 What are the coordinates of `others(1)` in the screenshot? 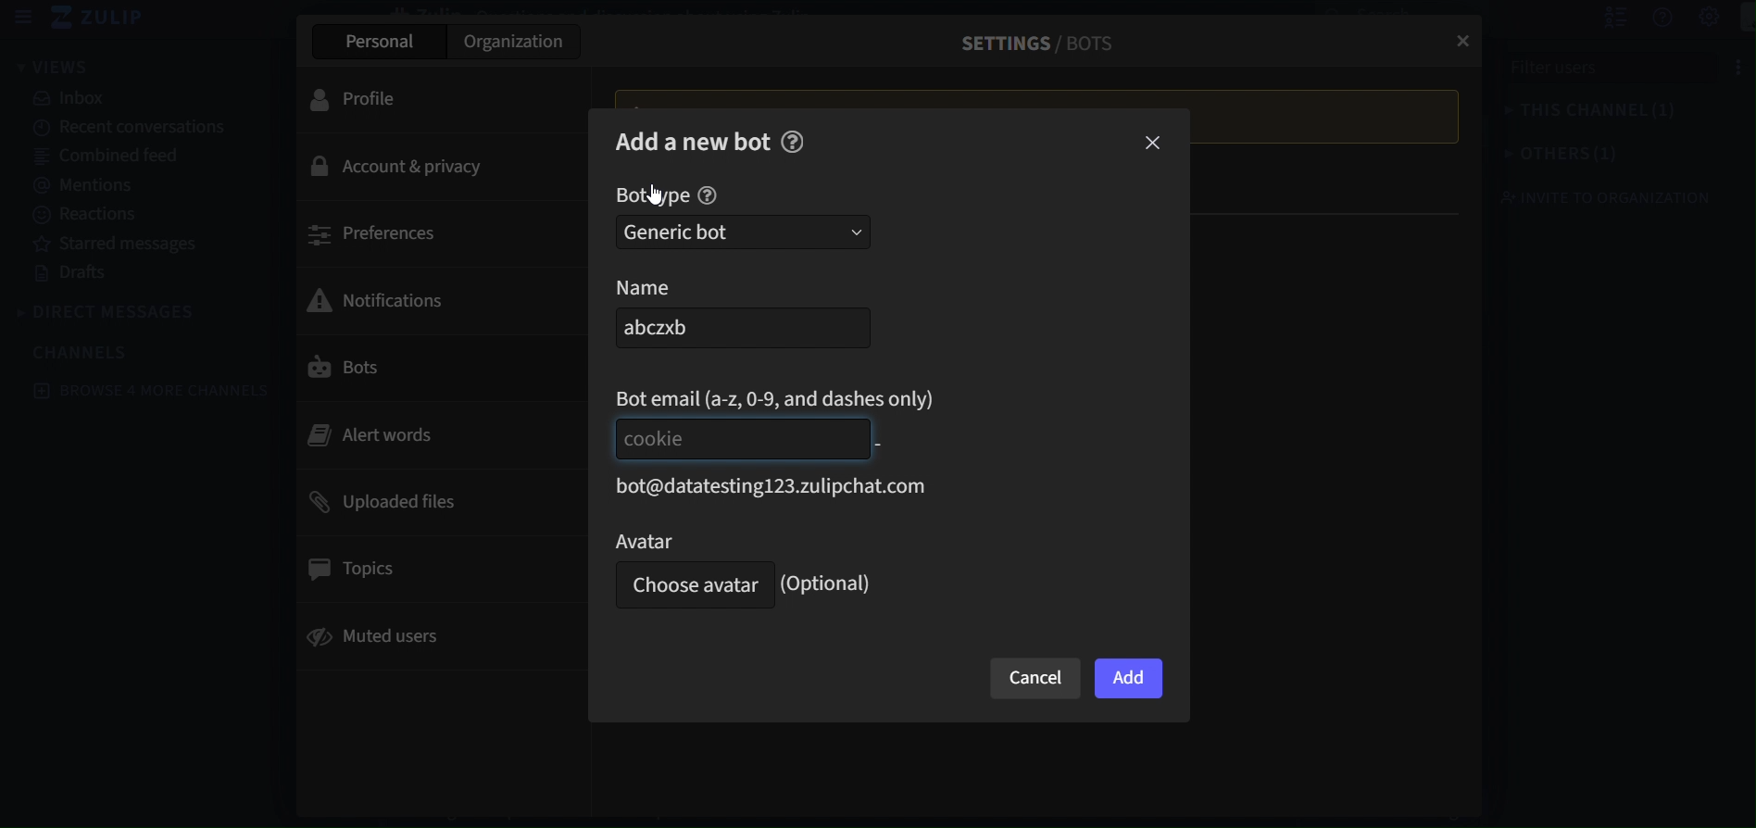 It's located at (1600, 156).